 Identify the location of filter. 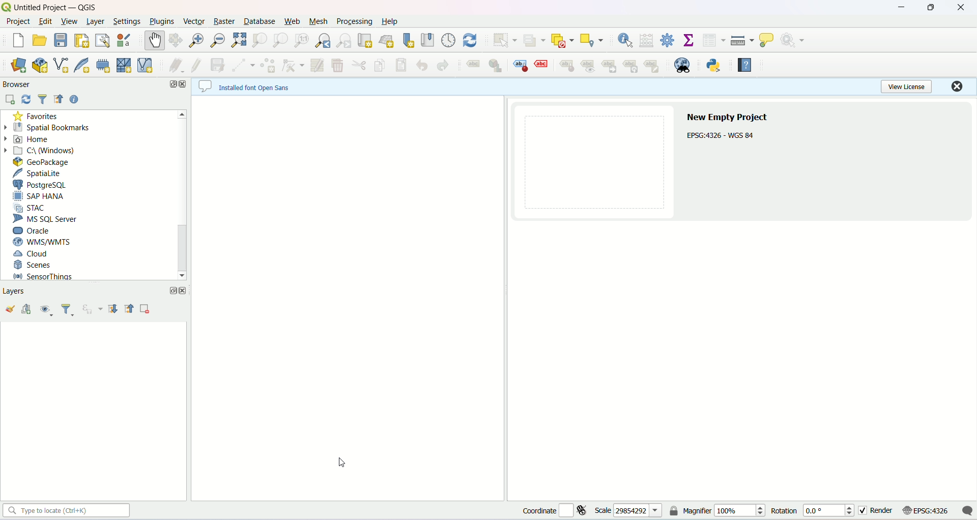
(43, 99).